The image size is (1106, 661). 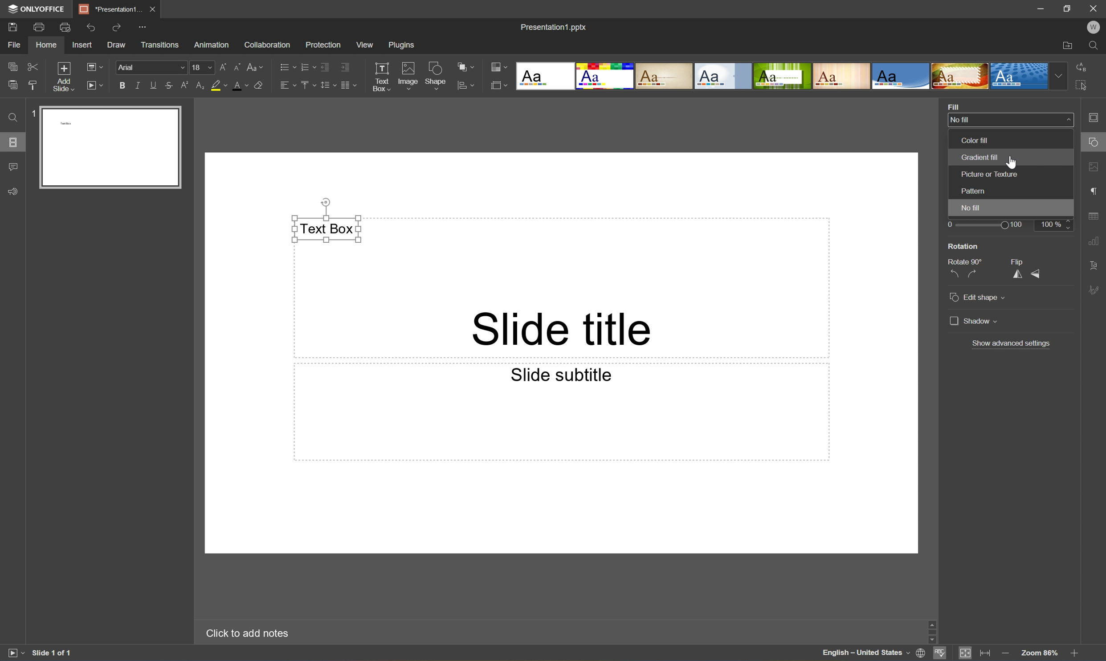 I want to click on Fill, so click(x=951, y=106).